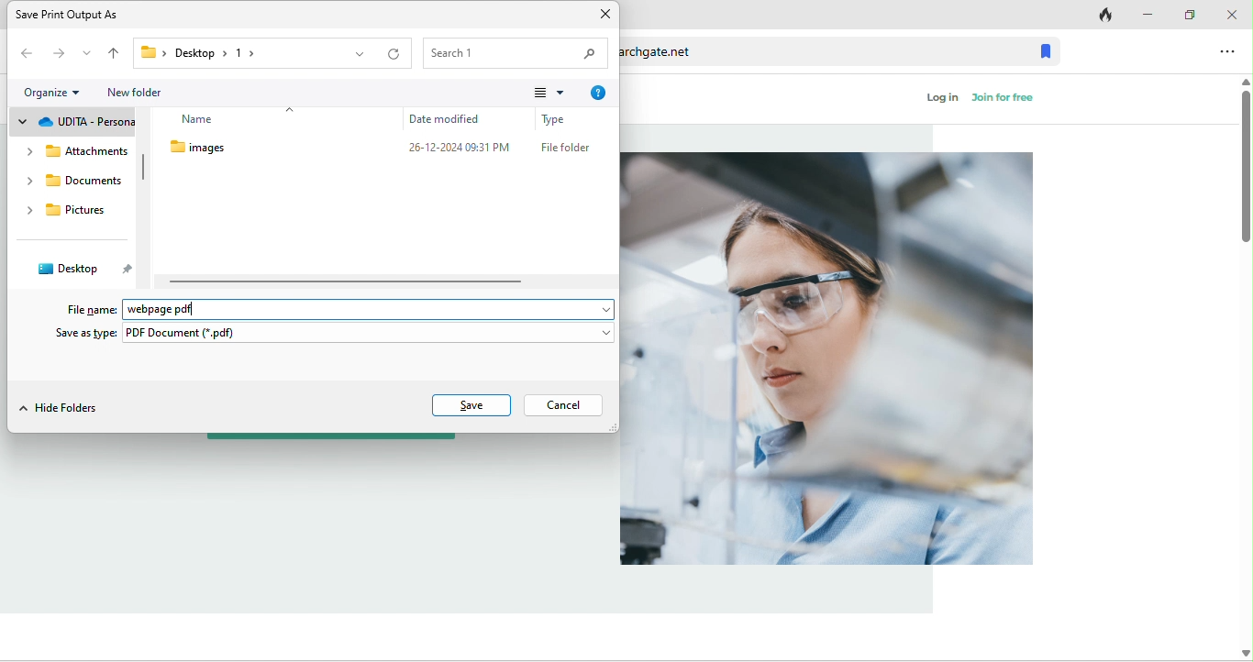  Describe the element at coordinates (1098, 13) in the screenshot. I see `track tab` at that location.